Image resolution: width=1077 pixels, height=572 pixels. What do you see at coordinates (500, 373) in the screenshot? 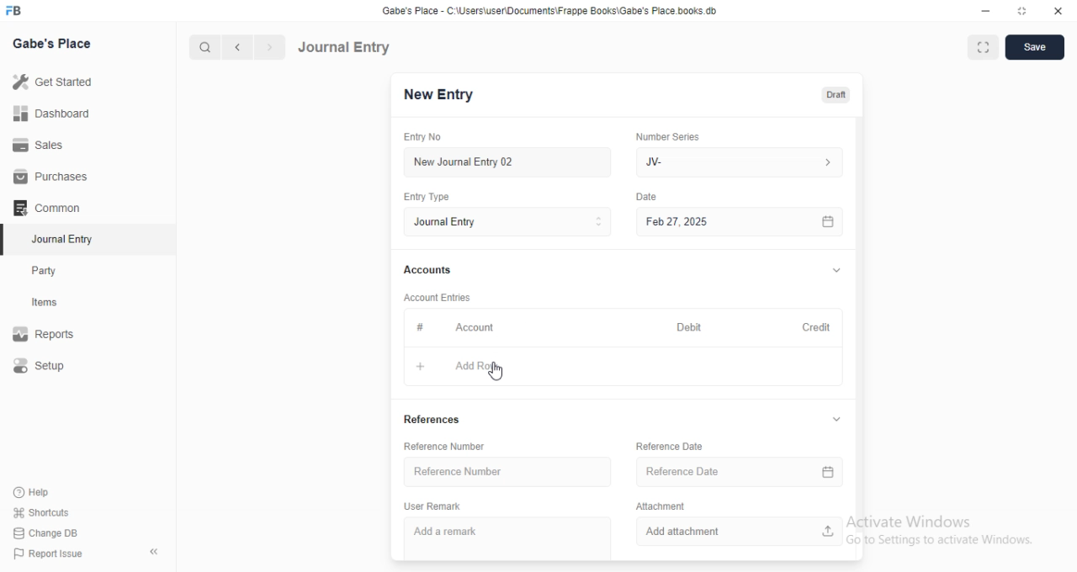
I see `cursor` at bounding box center [500, 373].